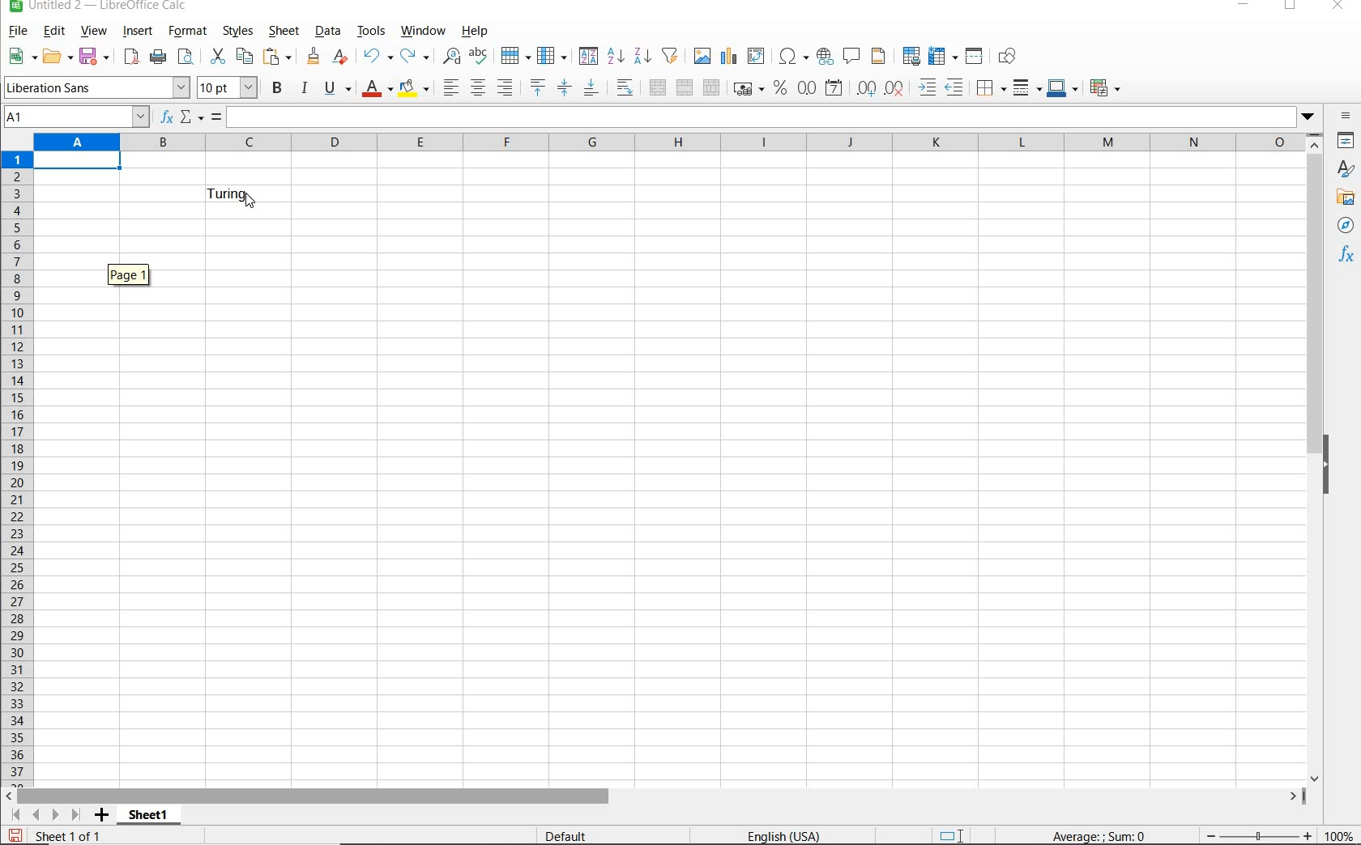  I want to click on DEFAULT, so click(566, 834).